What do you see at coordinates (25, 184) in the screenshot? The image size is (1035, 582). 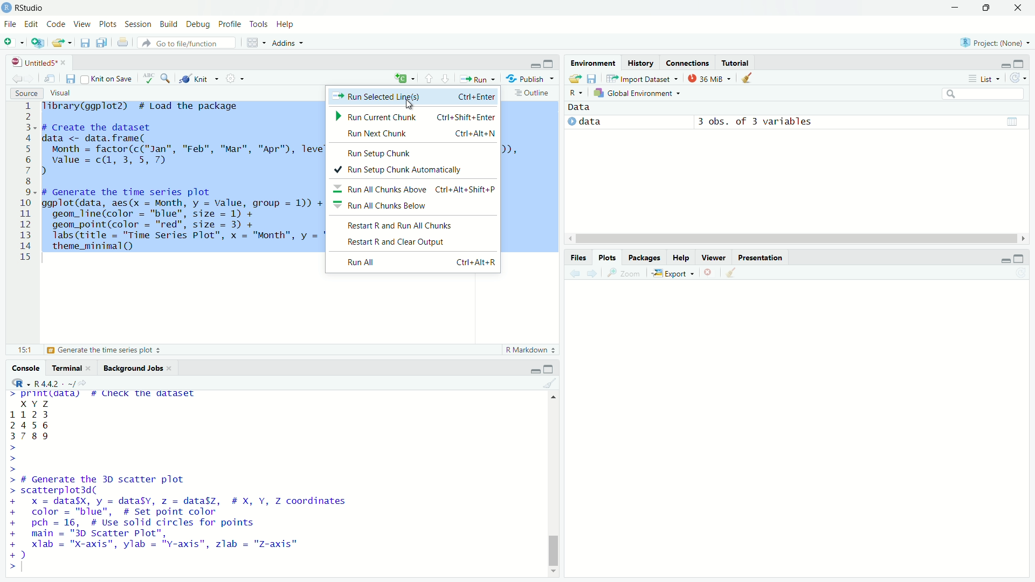 I see `serial number` at bounding box center [25, 184].